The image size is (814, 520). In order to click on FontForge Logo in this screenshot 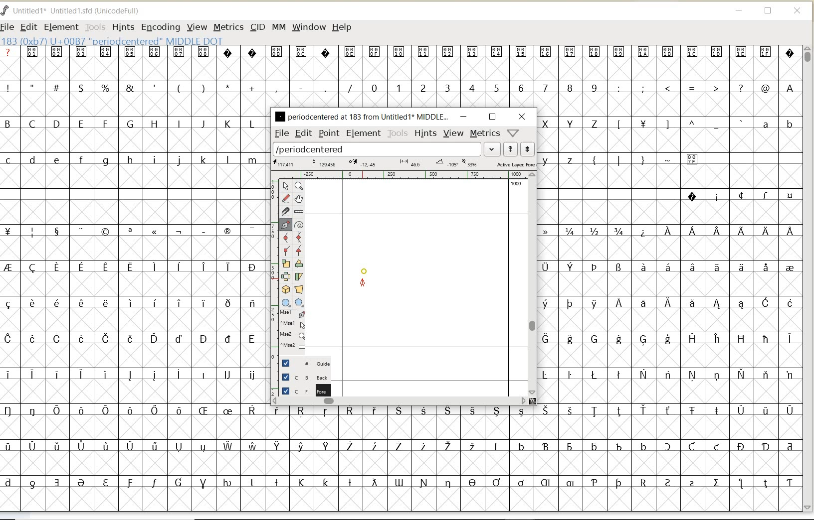, I will do `click(5, 9)`.